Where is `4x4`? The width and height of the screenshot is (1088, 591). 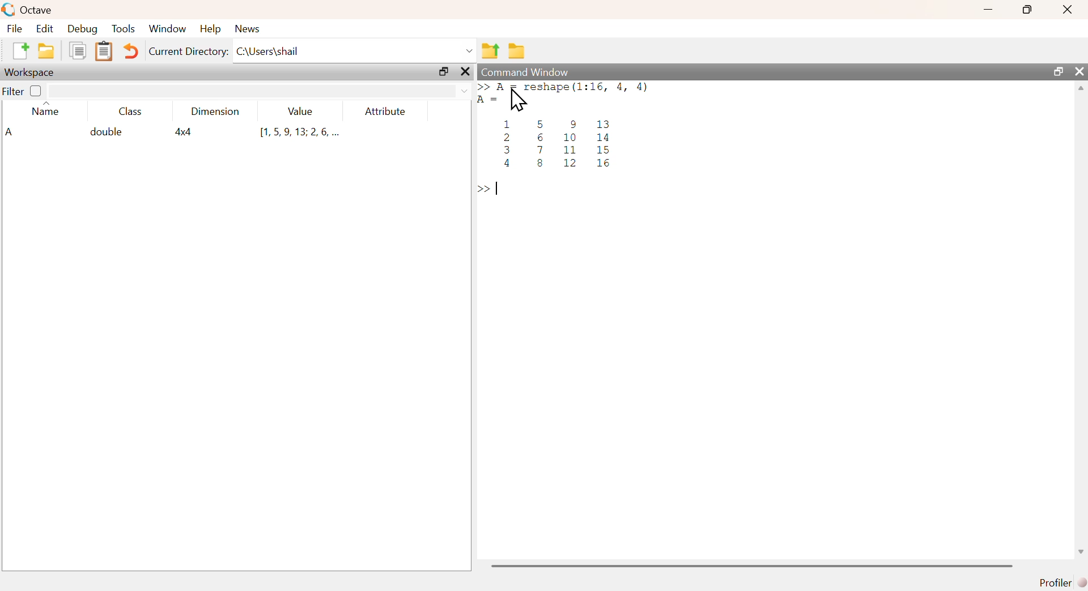
4x4 is located at coordinates (186, 132).